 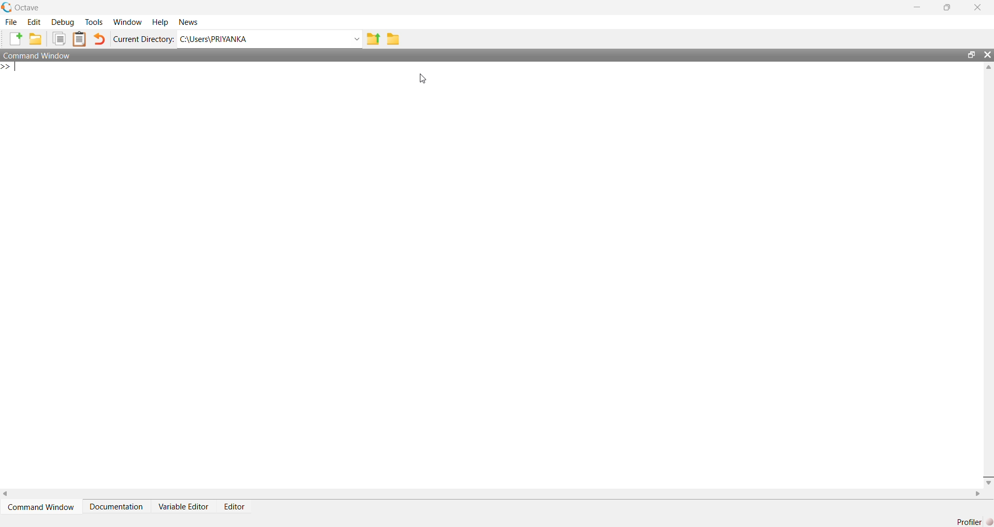 What do you see at coordinates (947, 8) in the screenshot?
I see `restore` at bounding box center [947, 8].